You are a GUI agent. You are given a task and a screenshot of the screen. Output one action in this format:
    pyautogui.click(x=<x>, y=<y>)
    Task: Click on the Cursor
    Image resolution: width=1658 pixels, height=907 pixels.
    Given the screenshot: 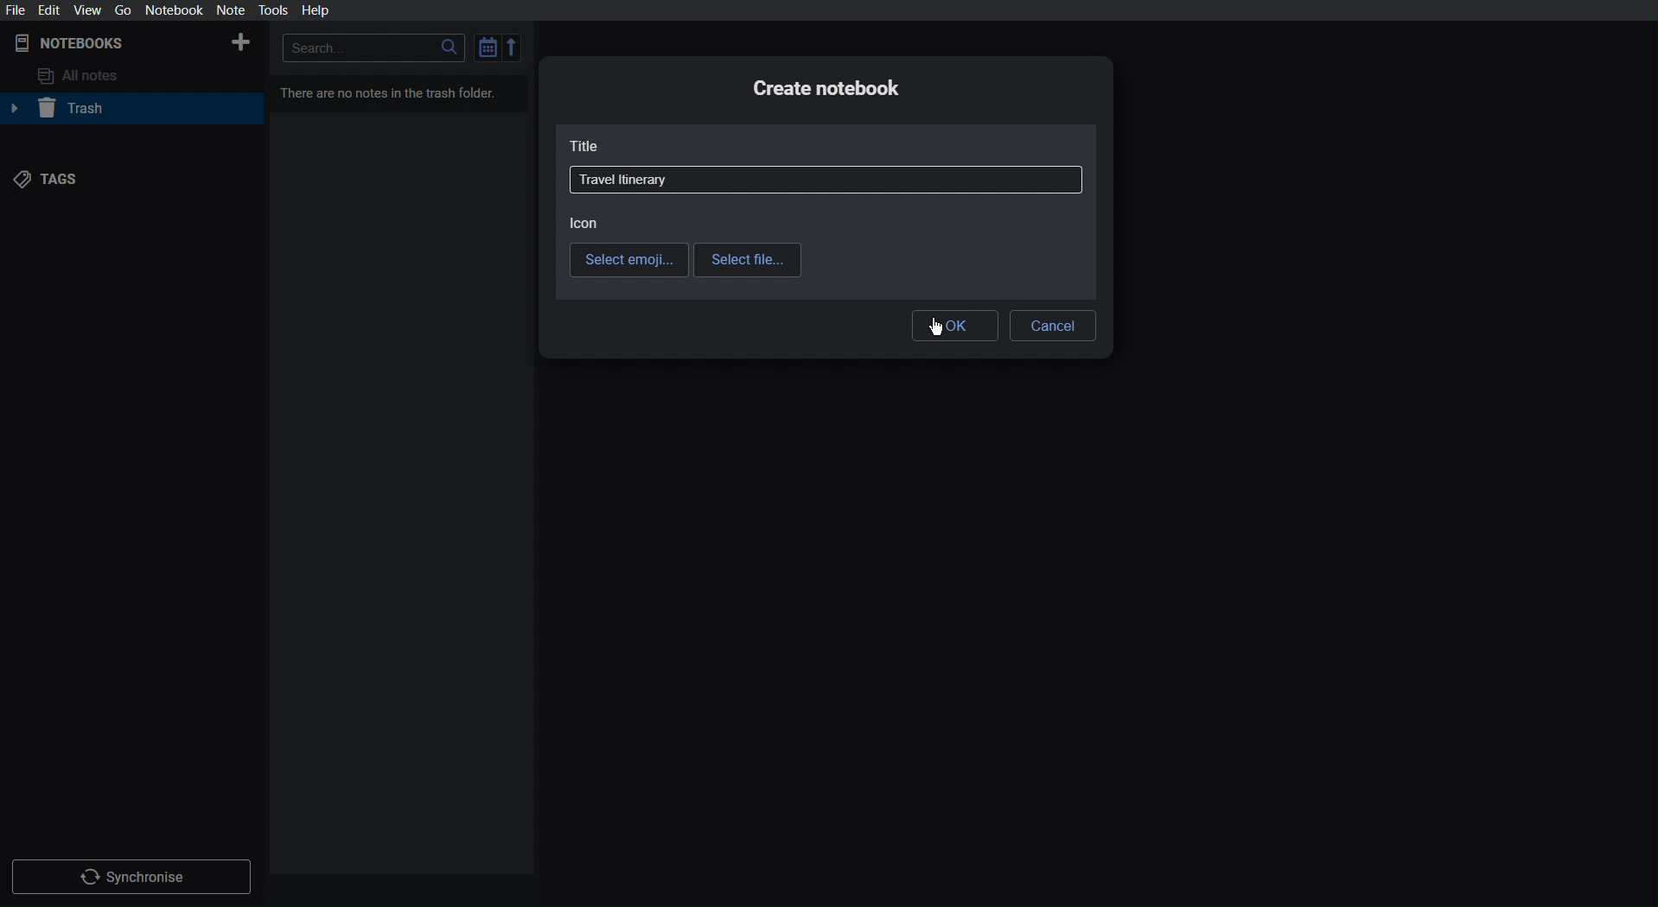 What is the action you would take?
    pyautogui.click(x=931, y=327)
    